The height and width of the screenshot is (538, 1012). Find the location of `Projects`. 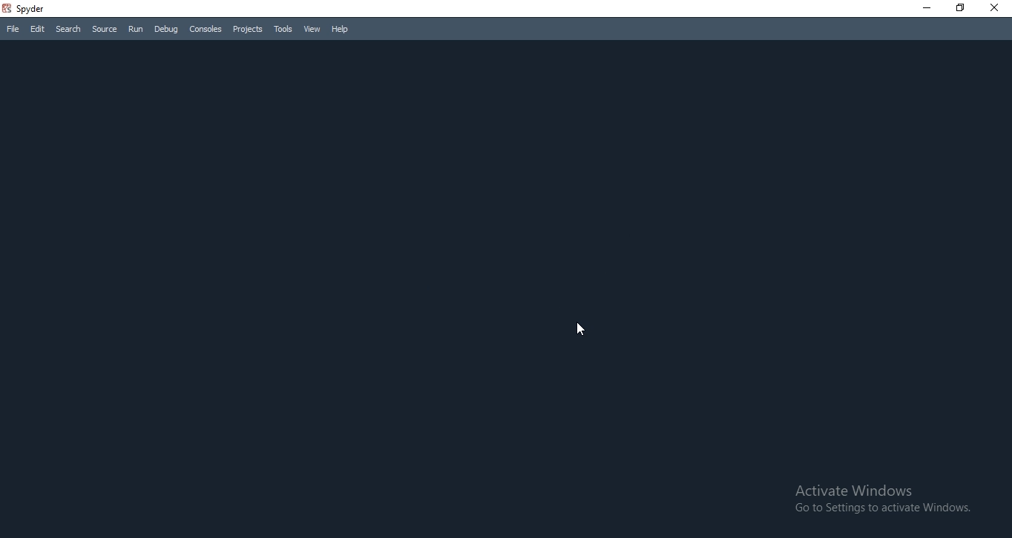

Projects is located at coordinates (246, 29).